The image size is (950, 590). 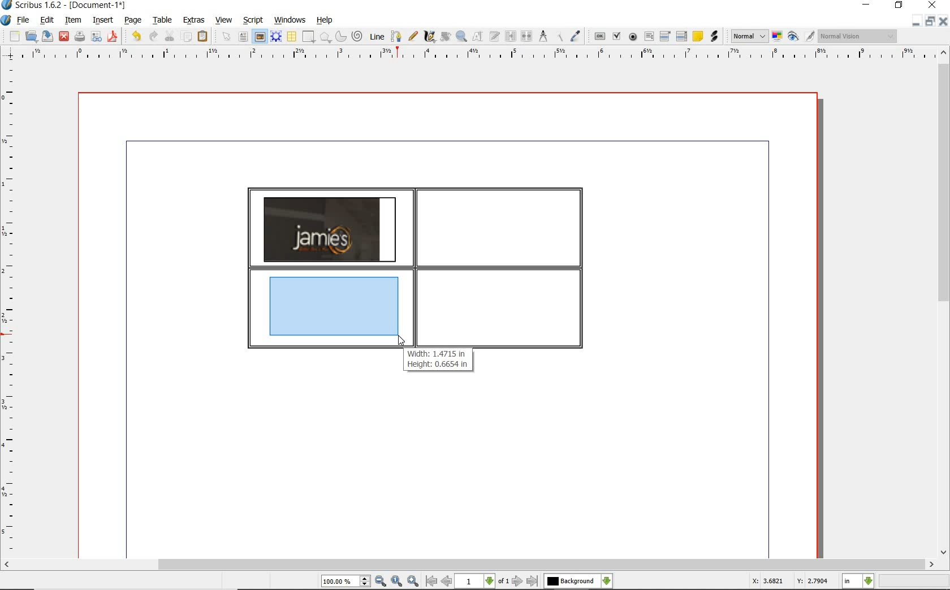 What do you see at coordinates (377, 36) in the screenshot?
I see `line` at bounding box center [377, 36].